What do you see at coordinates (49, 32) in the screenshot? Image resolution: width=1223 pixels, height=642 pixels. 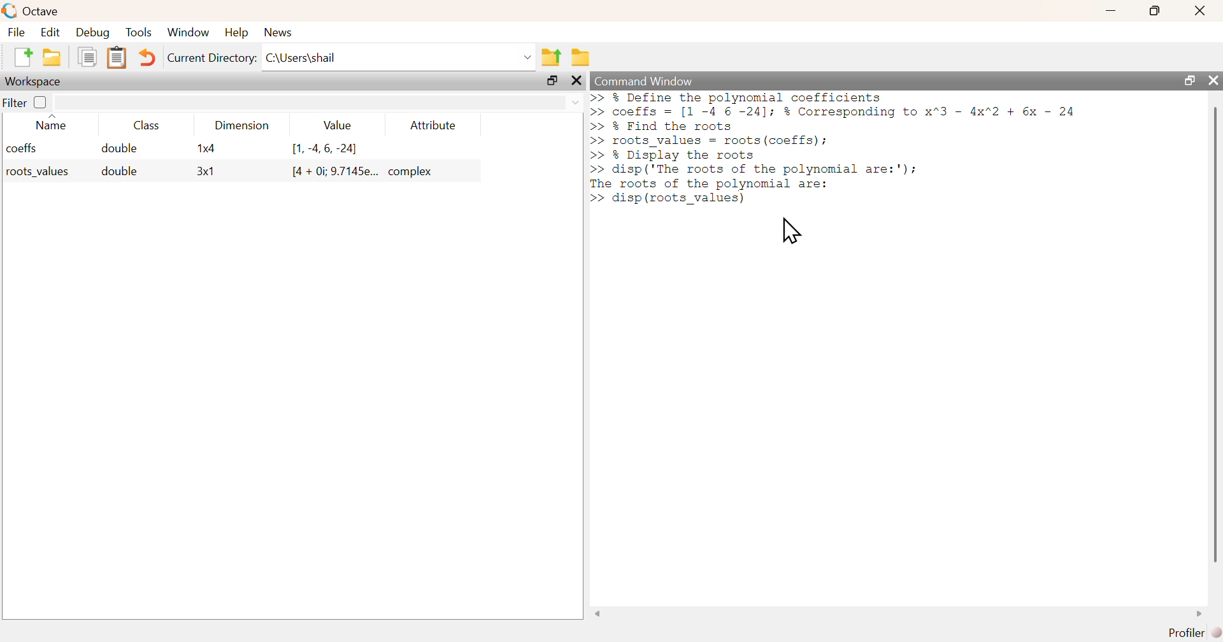 I see `Edit` at bounding box center [49, 32].